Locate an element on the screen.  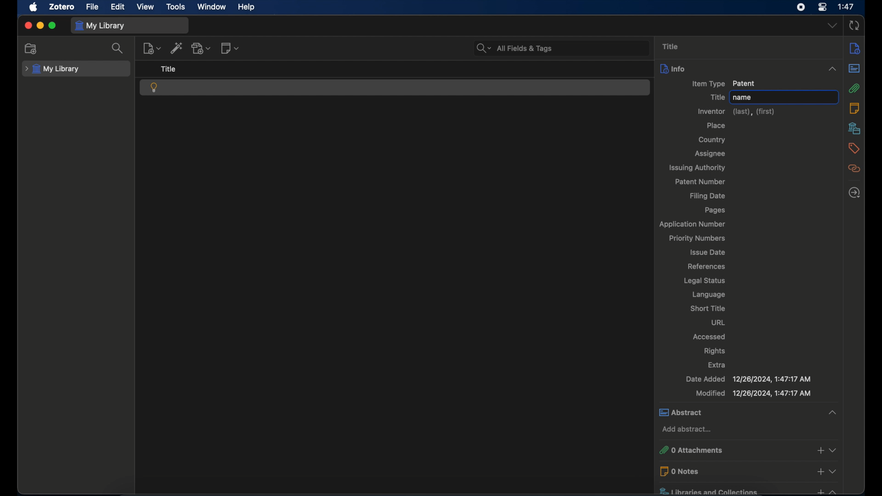
tools is located at coordinates (176, 6).